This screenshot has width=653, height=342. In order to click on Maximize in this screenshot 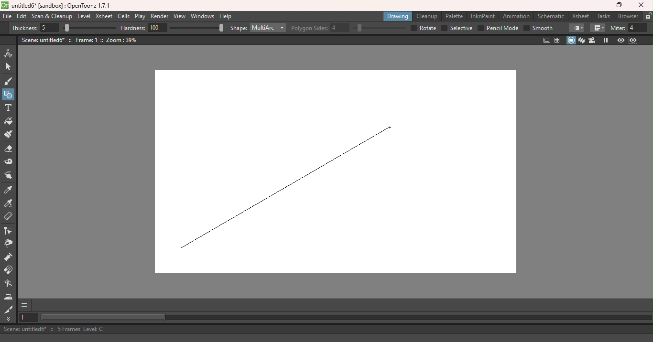, I will do `click(618, 6)`.